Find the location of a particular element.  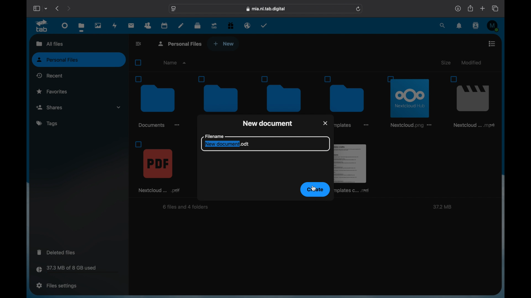

shares is located at coordinates (79, 107).